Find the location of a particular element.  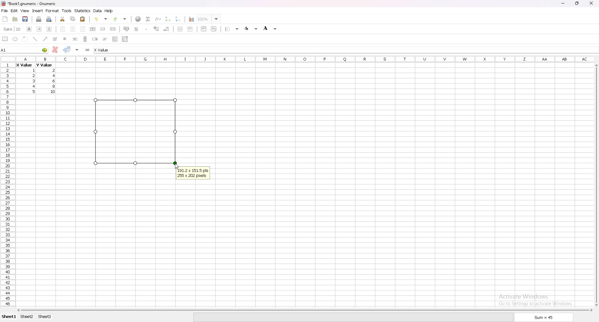

merge cells is located at coordinates (103, 29).